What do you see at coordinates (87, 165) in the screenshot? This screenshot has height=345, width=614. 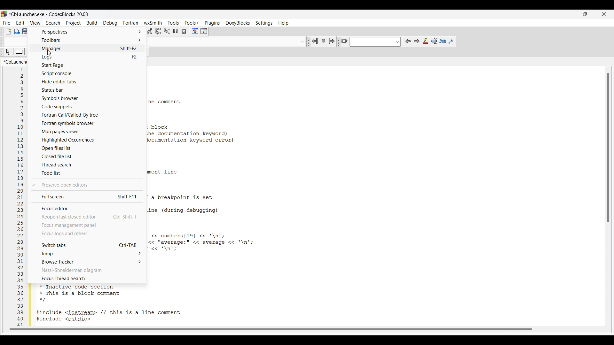 I see `Thread search` at bounding box center [87, 165].